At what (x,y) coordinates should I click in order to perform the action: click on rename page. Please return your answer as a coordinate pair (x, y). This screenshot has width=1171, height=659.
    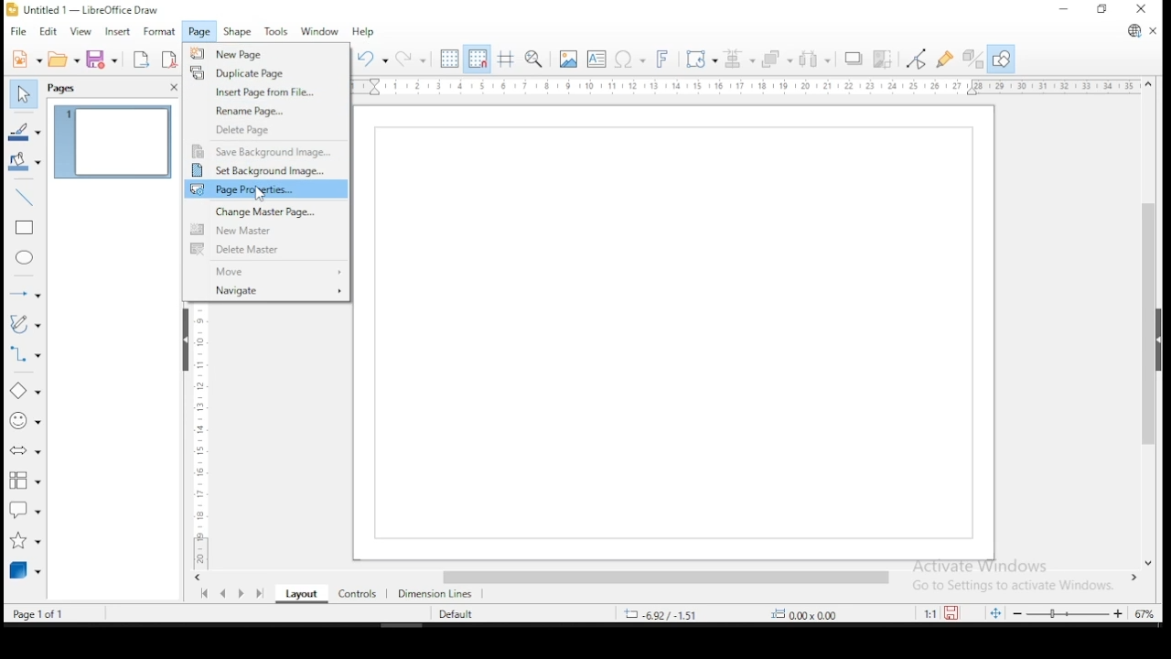
    Looking at the image, I should click on (267, 112).